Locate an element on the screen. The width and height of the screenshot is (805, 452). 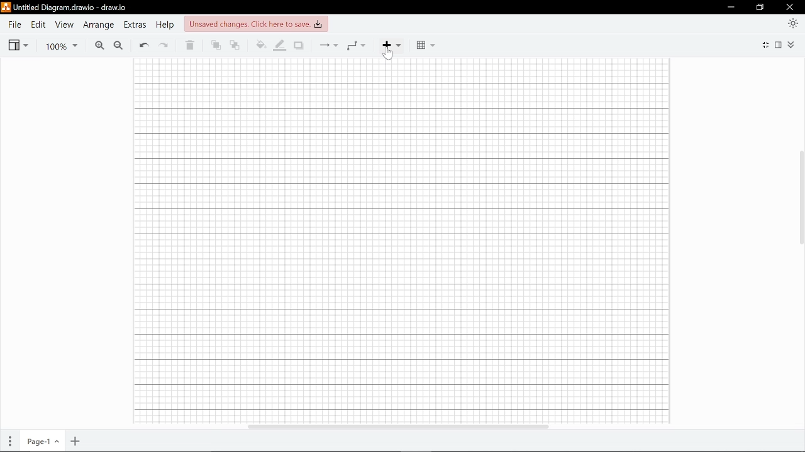
Fill color is located at coordinates (260, 45).